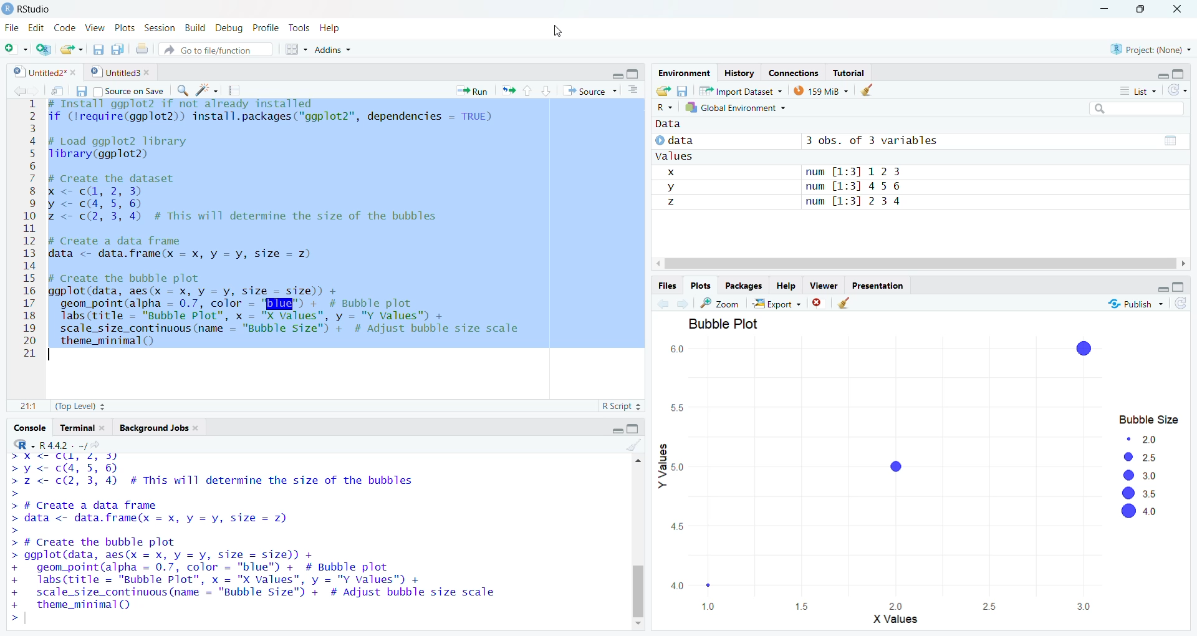 The width and height of the screenshot is (1197, 636). What do you see at coordinates (1157, 285) in the screenshot?
I see `maximize/minimize` at bounding box center [1157, 285].